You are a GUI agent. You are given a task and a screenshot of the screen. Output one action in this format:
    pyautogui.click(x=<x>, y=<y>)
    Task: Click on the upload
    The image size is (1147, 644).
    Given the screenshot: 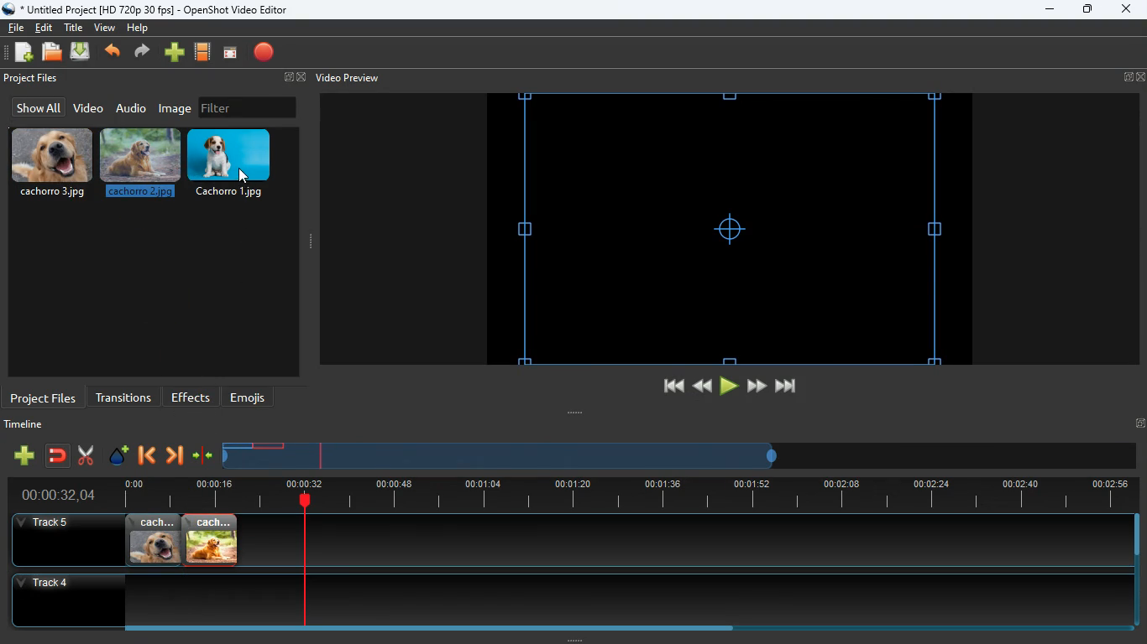 What is the action you would take?
    pyautogui.click(x=82, y=53)
    